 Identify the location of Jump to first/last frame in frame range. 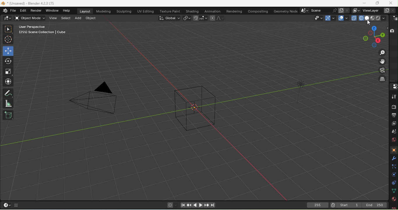
(183, 205).